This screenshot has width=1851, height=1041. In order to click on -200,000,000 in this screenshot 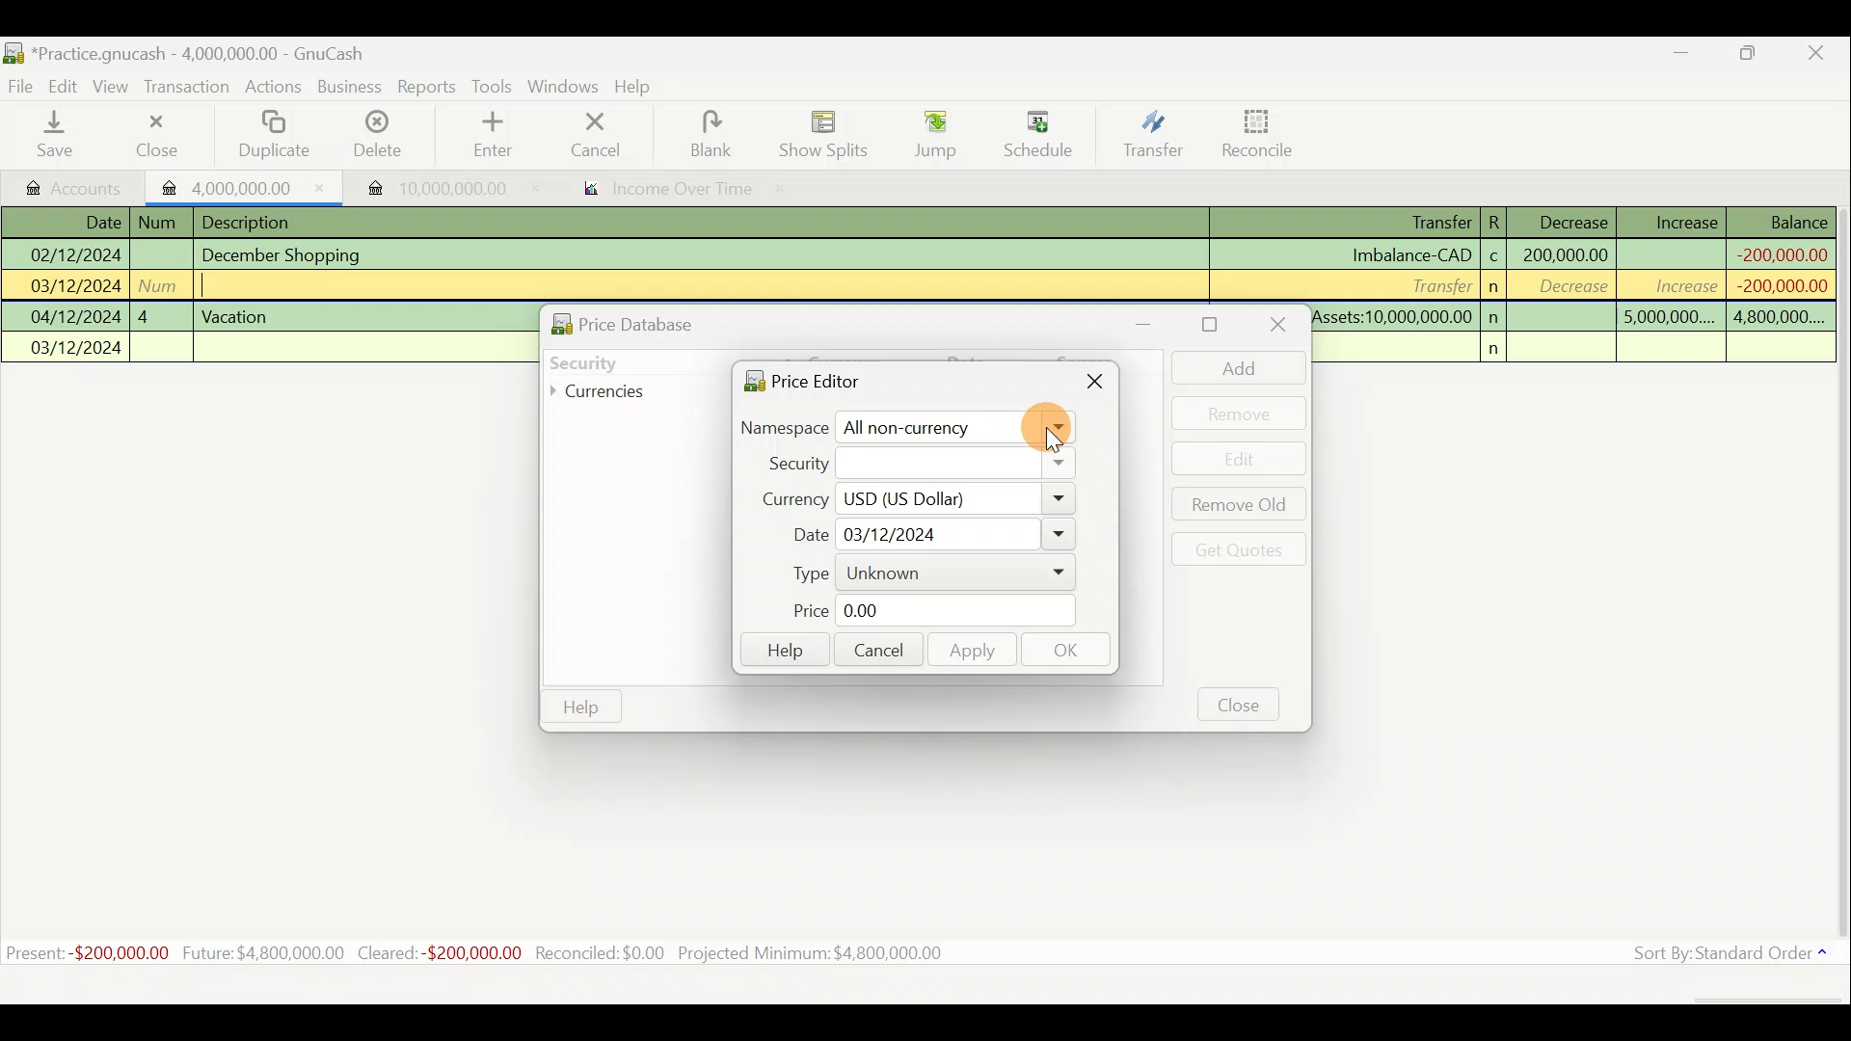, I will do `click(1775, 285)`.